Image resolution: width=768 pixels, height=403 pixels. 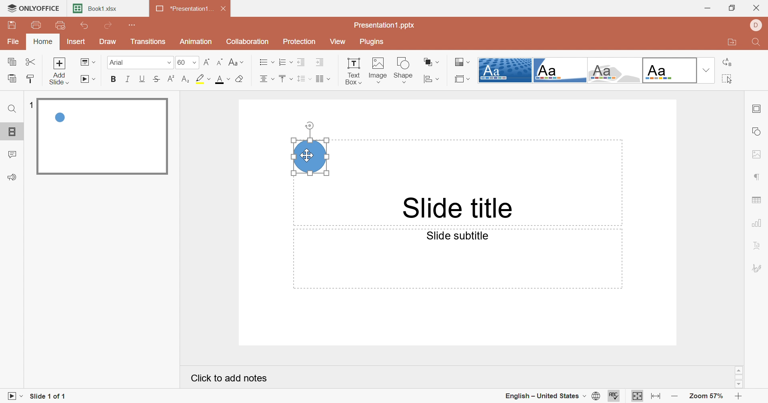 What do you see at coordinates (304, 79) in the screenshot?
I see `Line spacing` at bounding box center [304, 79].